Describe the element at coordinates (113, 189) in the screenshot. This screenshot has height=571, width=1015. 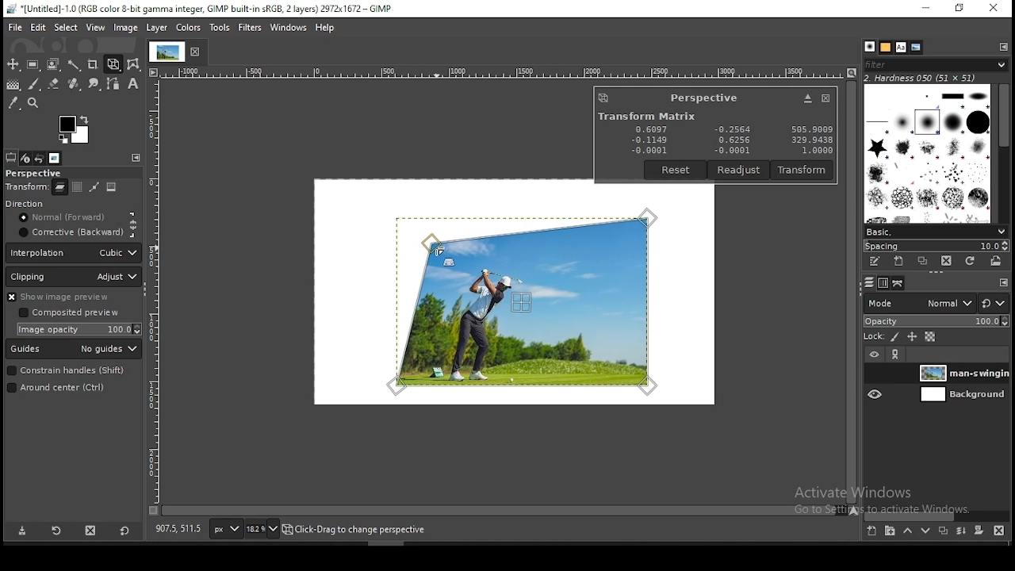
I see `image` at that location.